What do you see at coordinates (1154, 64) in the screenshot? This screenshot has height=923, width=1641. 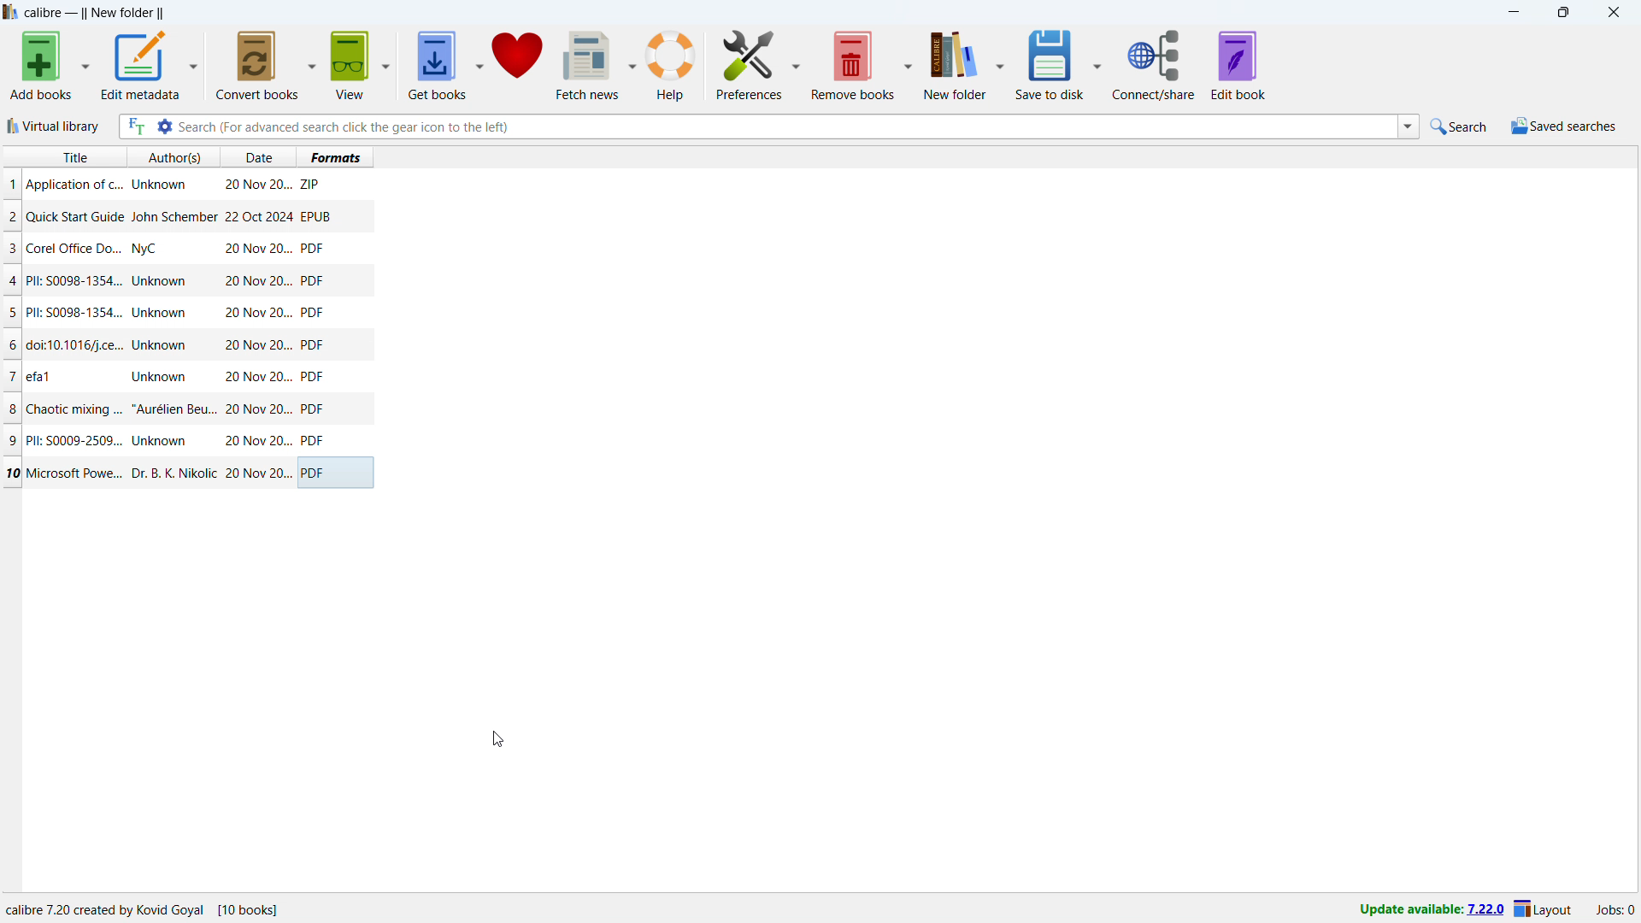 I see `connect/share` at bounding box center [1154, 64].